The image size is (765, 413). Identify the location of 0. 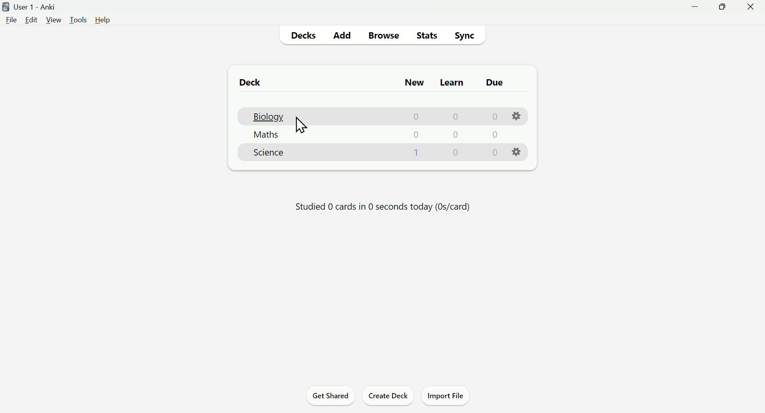
(416, 134).